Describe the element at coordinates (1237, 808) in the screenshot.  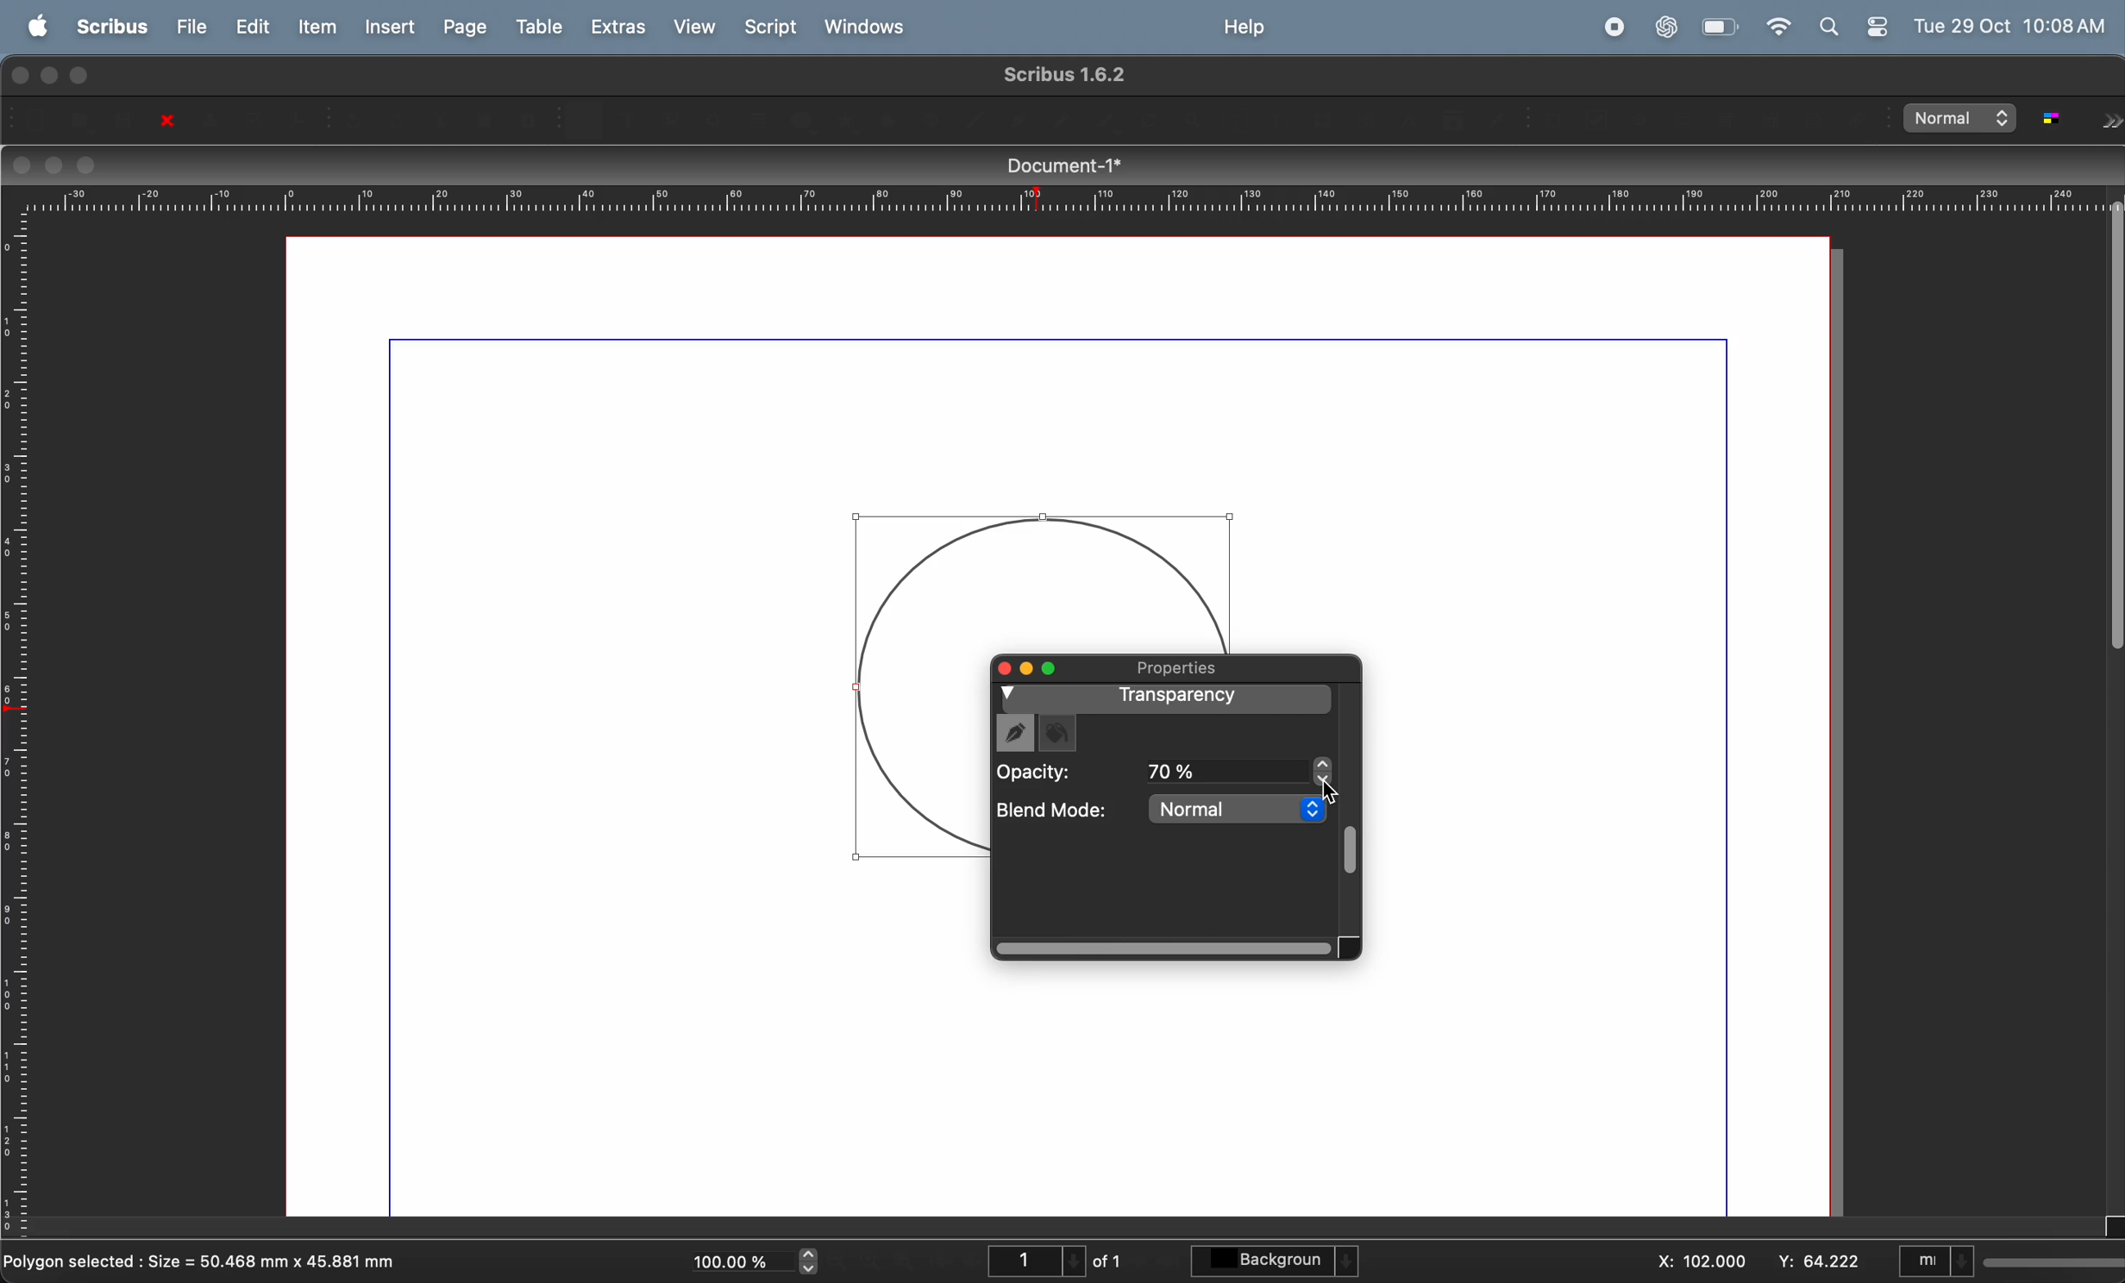
I see `normal` at that location.